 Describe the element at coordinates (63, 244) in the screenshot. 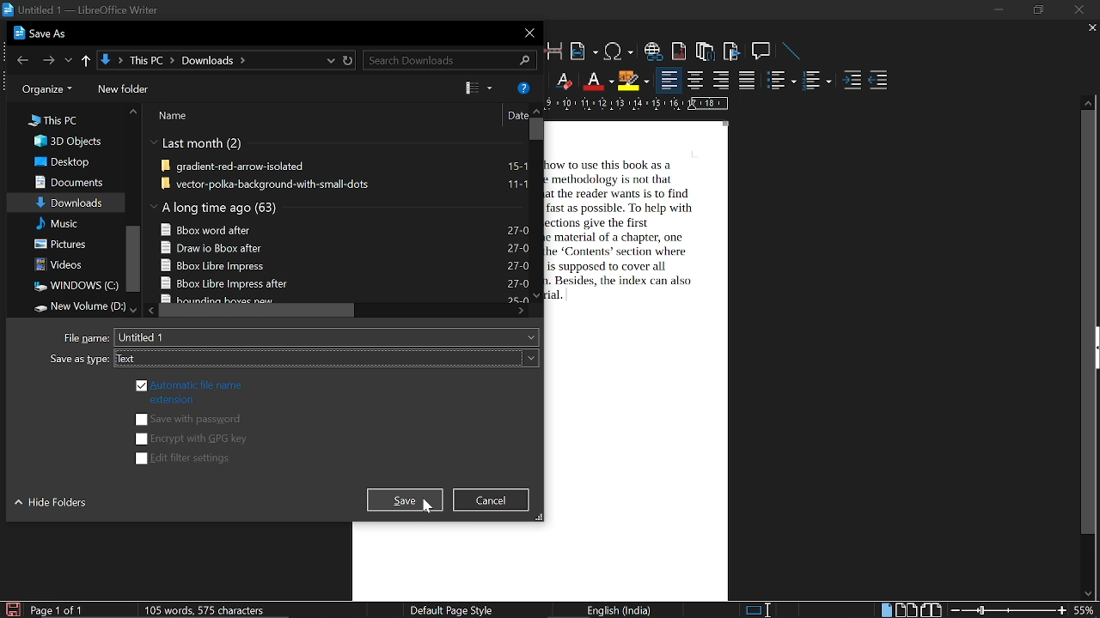

I see `Pictures` at that location.